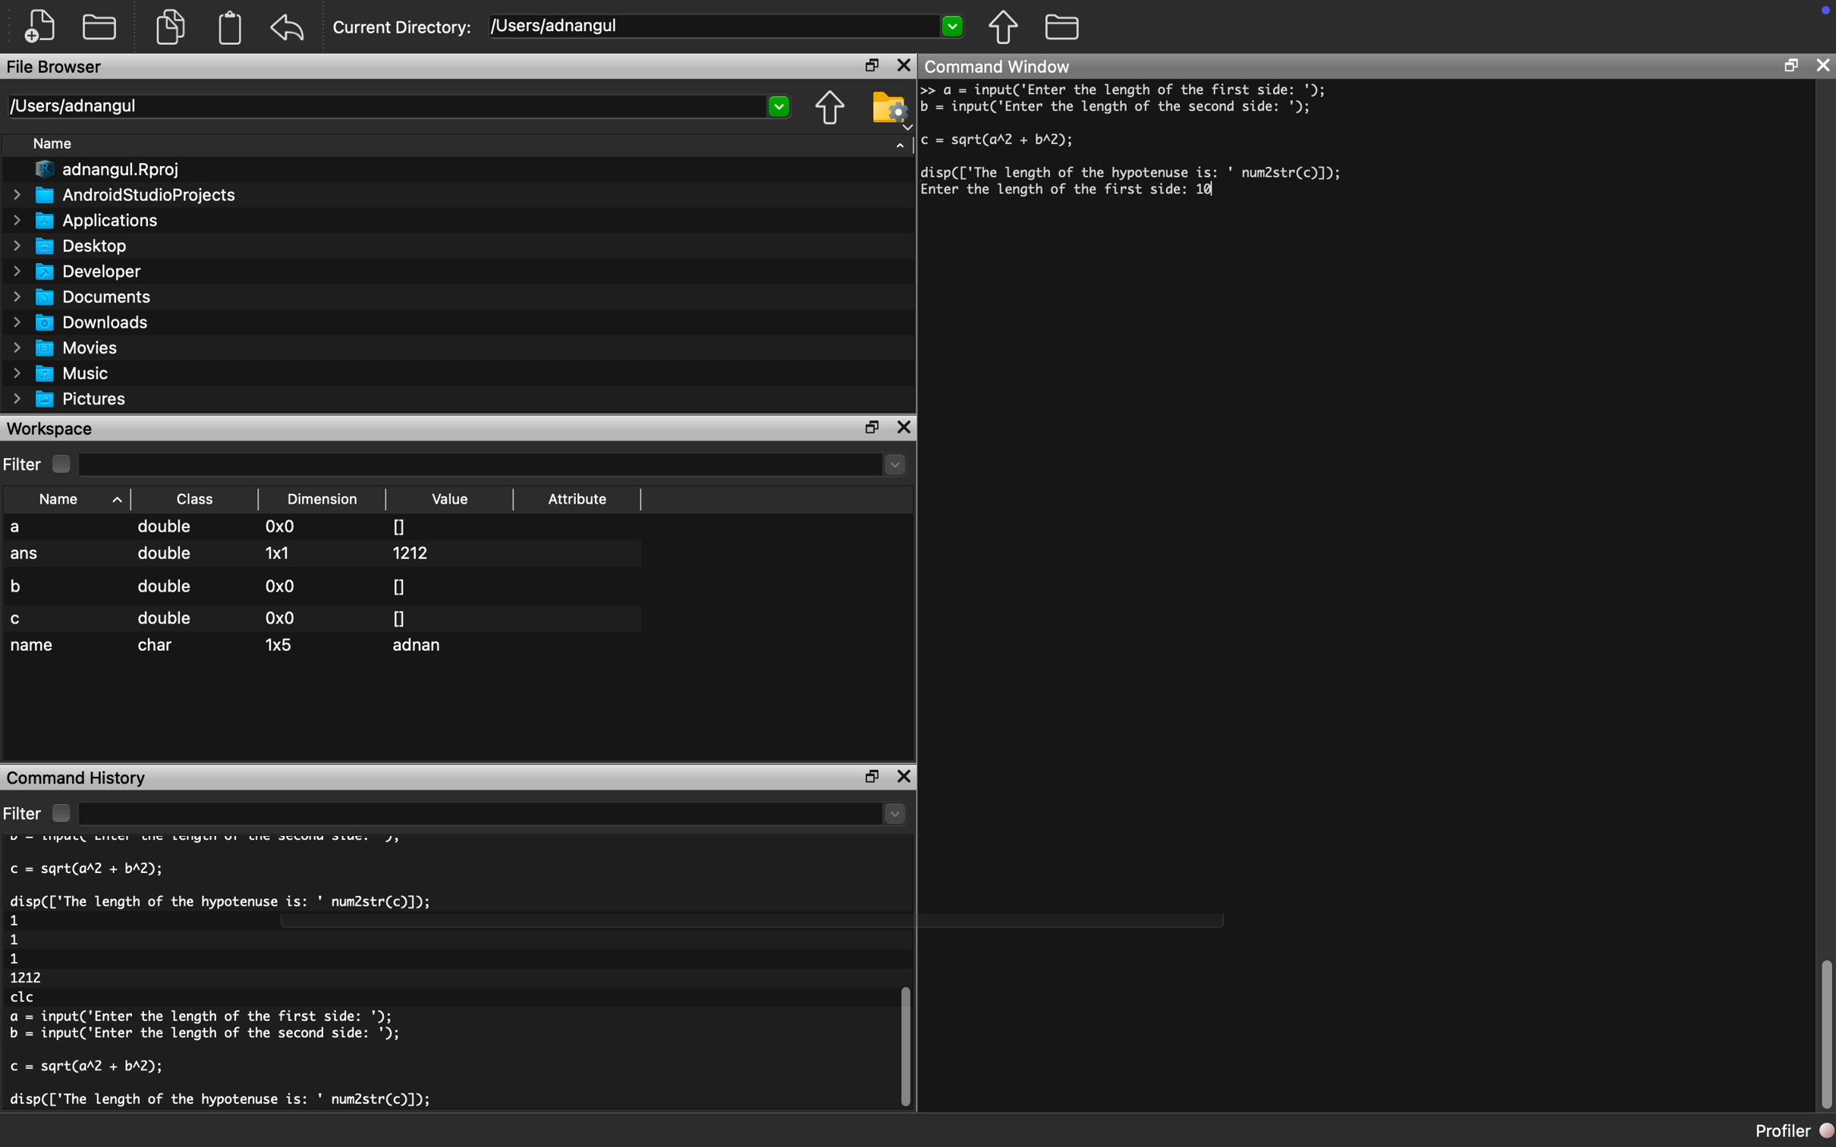 This screenshot has width=1836, height=1147. I want to click on Attribute, so click(578, 503).